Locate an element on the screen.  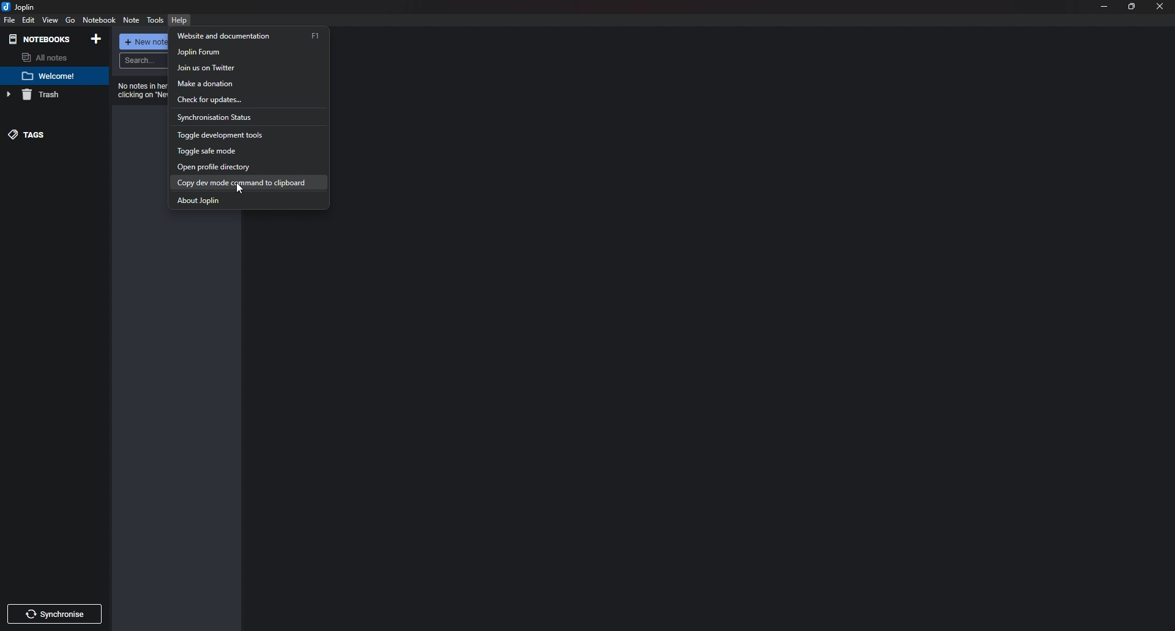
Make a donation is located at coordinates (235, 84).